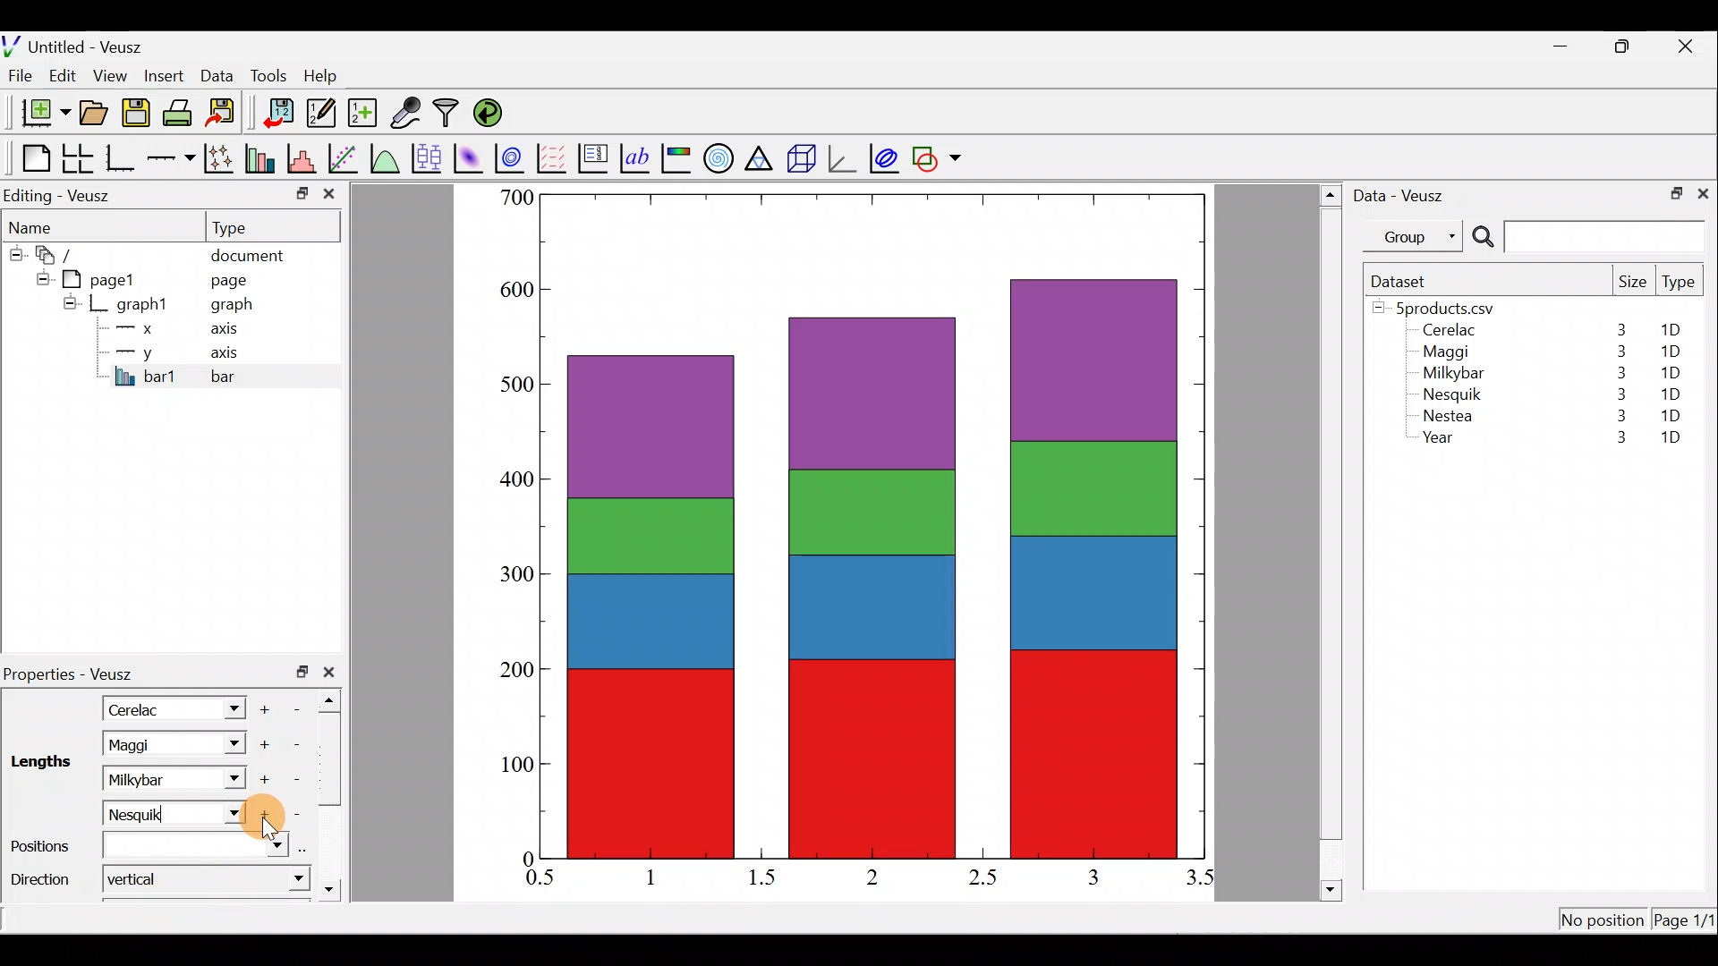  Describe the element at coordinates (1403, 193) in the screenshot. I see `Data - Veusz` at that location.